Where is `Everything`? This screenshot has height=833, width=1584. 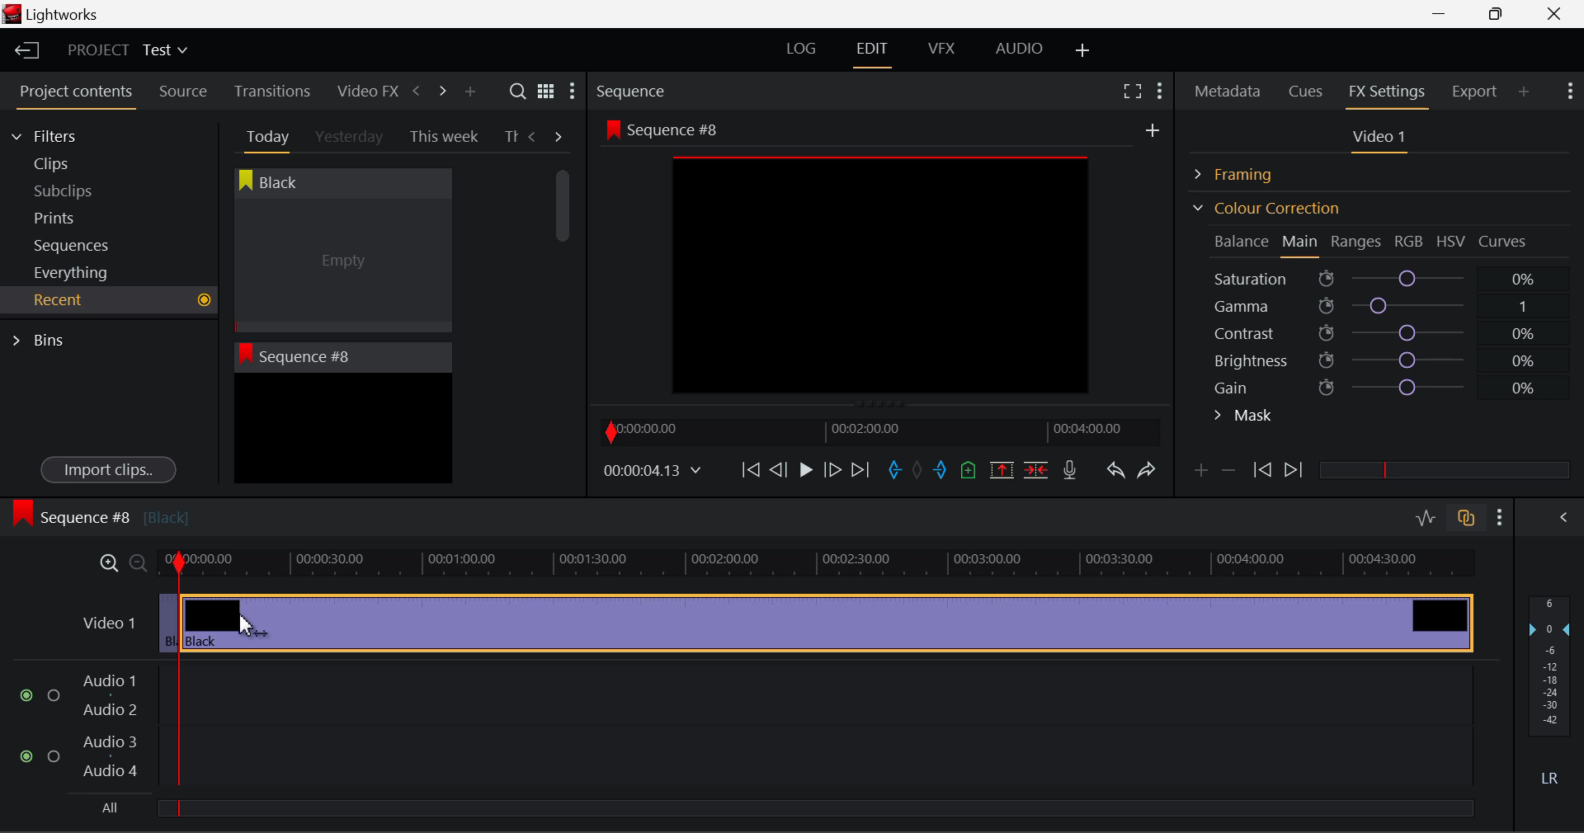 Everything is located at coordinates (73, 272).